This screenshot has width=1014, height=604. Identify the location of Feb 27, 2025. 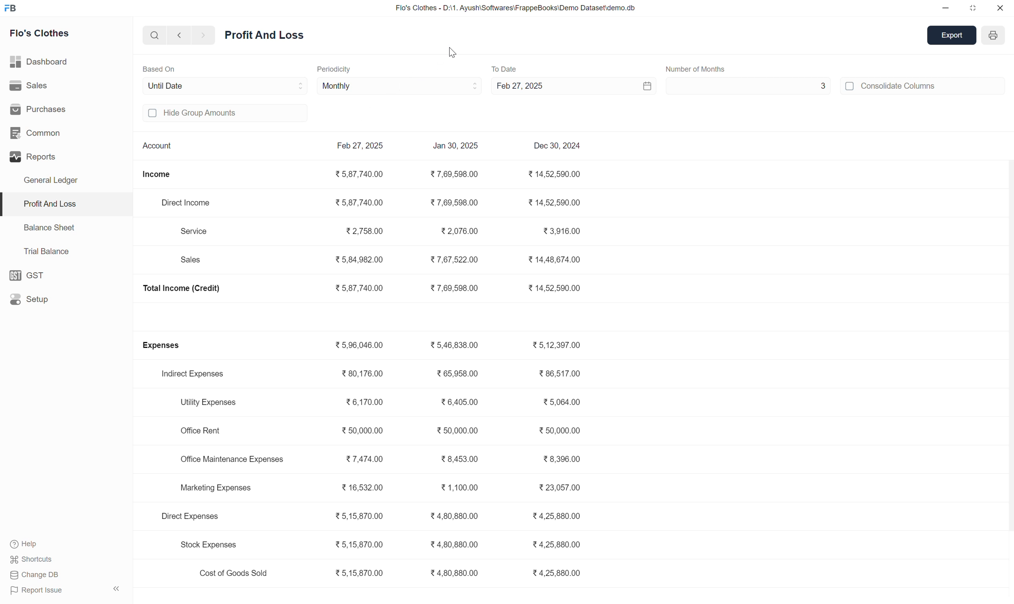
(532, 88).